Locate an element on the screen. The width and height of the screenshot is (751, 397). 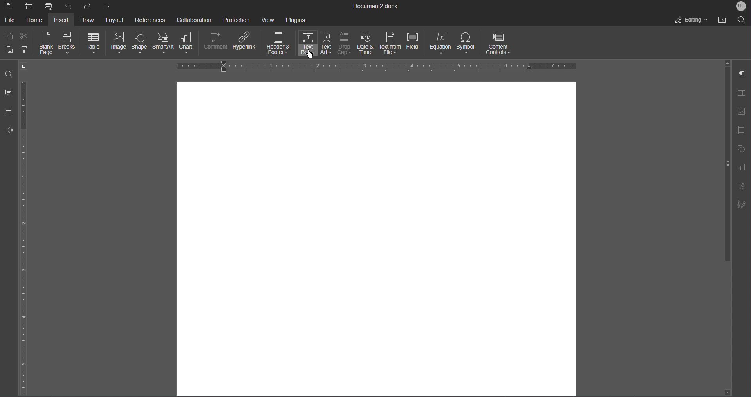
Document Title is located at coordinates (376, 5).